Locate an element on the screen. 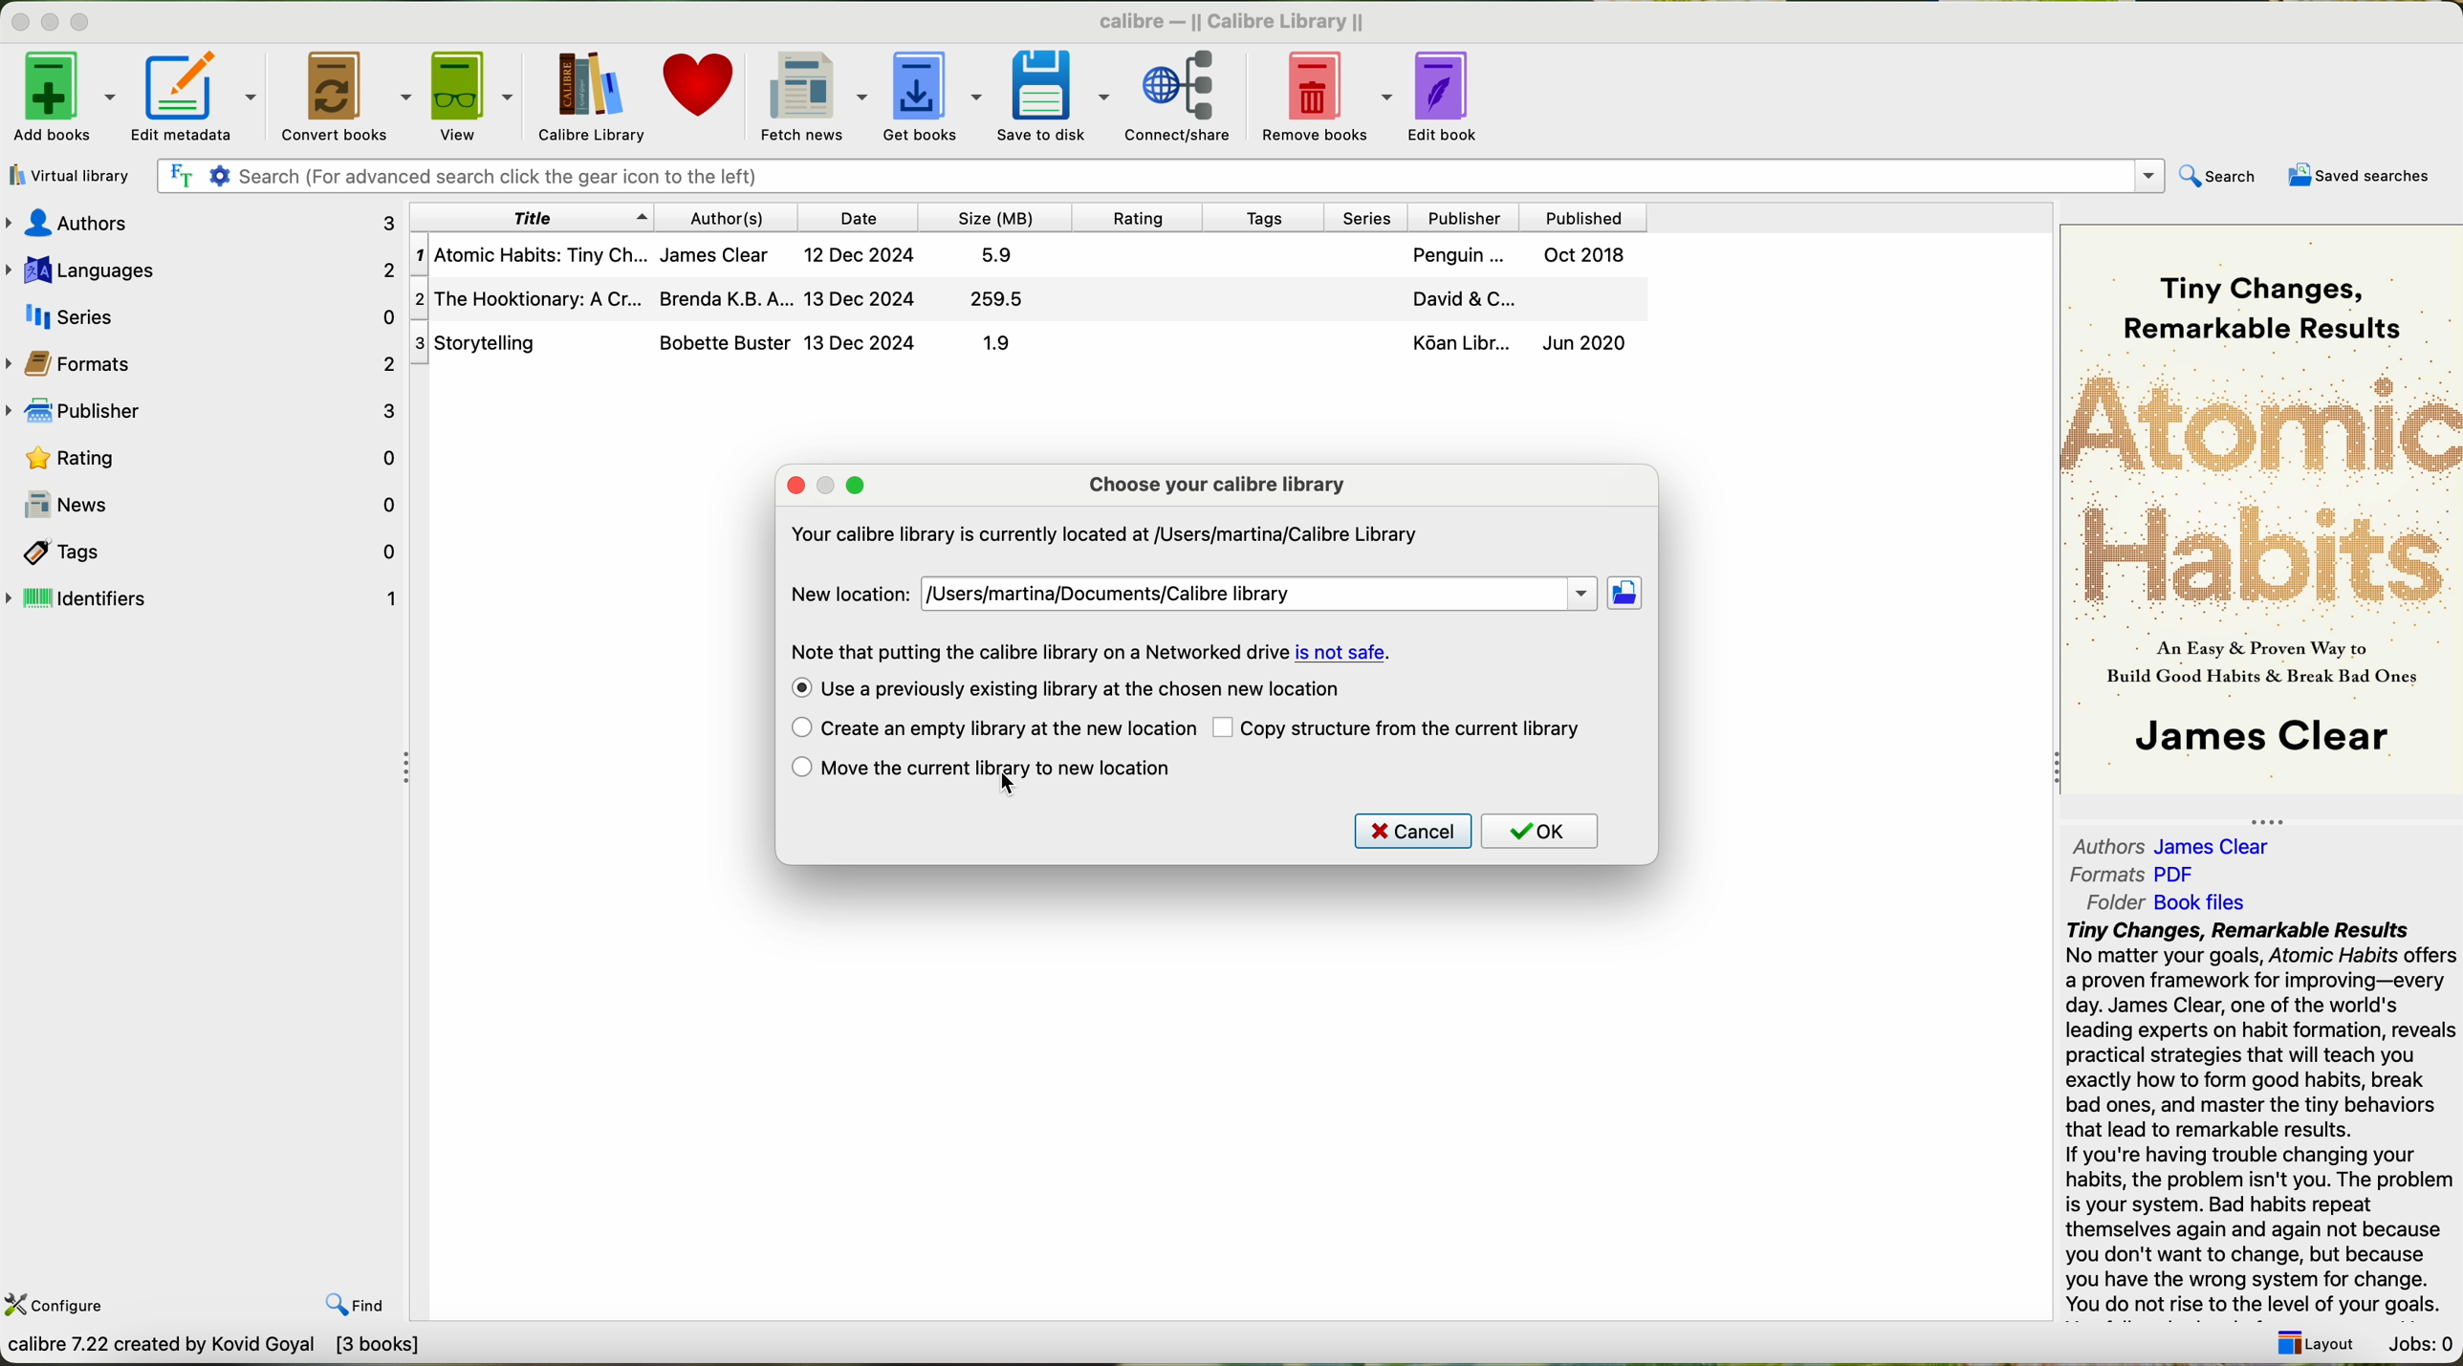  move the current library to new location is located at coordinates (1010, 769).